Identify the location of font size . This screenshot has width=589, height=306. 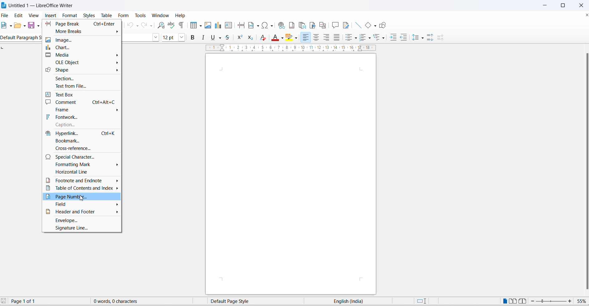
(169, 37).